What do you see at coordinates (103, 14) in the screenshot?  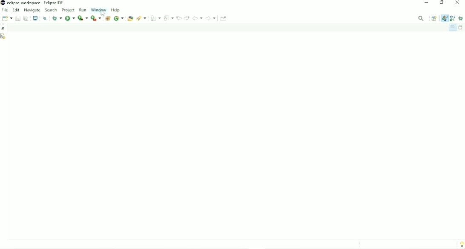 I see `Cursor` at bounding box center [103, 14].